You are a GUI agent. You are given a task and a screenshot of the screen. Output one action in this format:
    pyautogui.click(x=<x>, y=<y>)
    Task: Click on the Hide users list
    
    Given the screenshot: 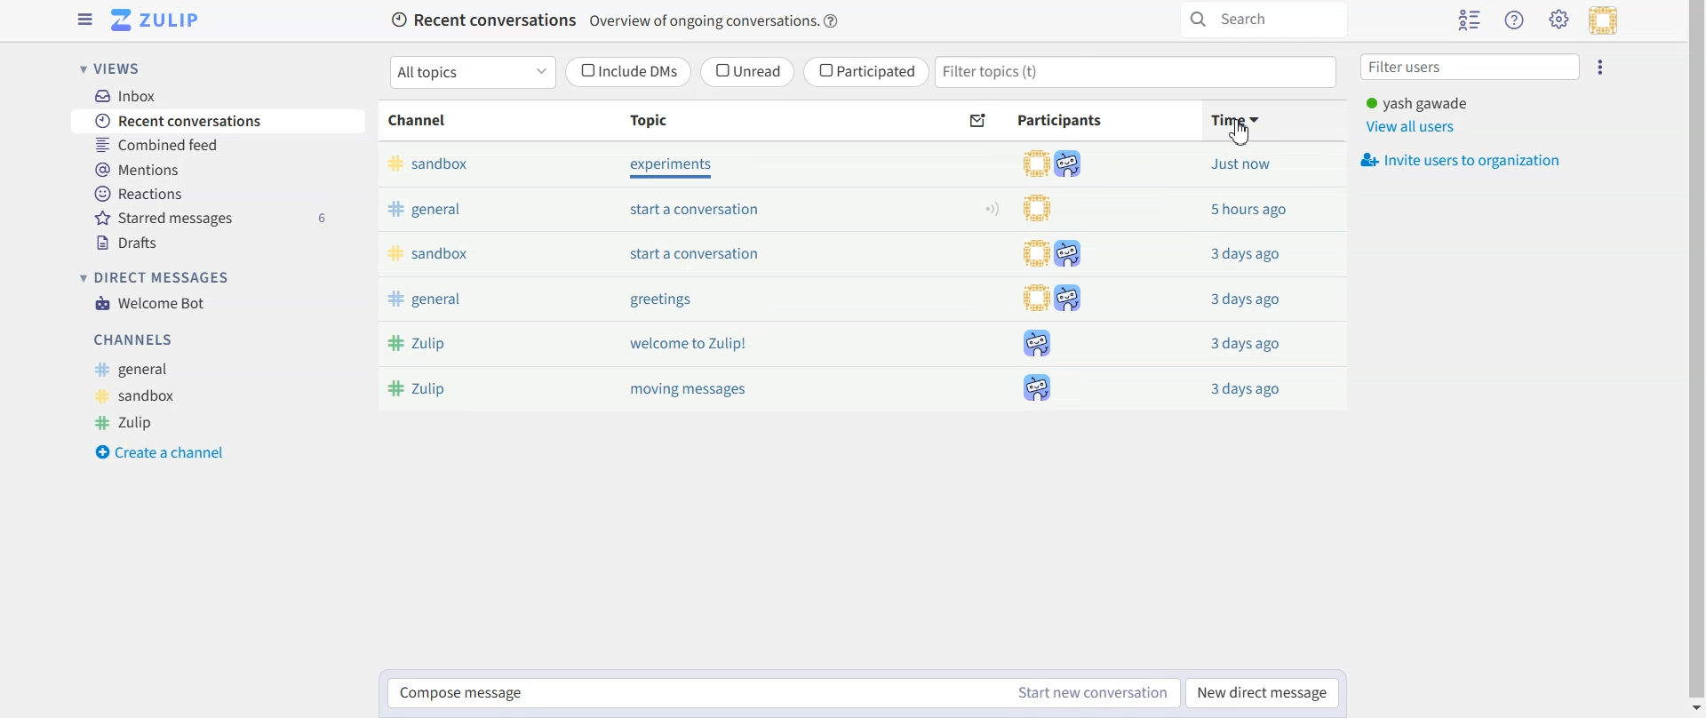 What is the action you would take?
    pyautogui.click(x=1470, y=21)
    